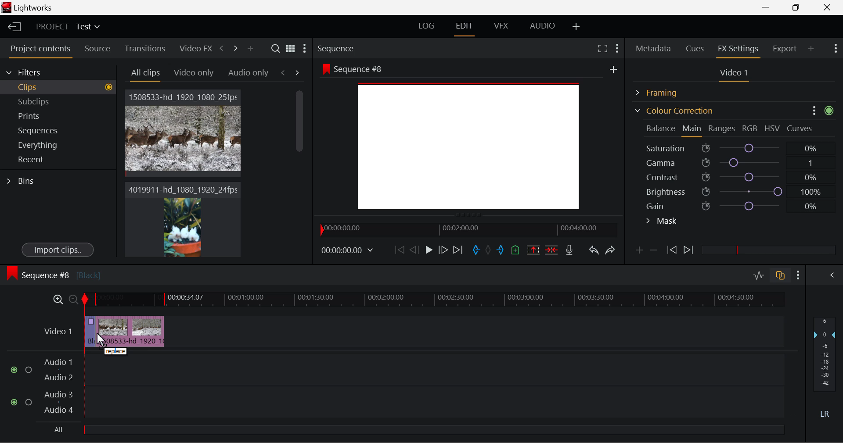  I want to click on Toggle list and title view, so click(291, 48).